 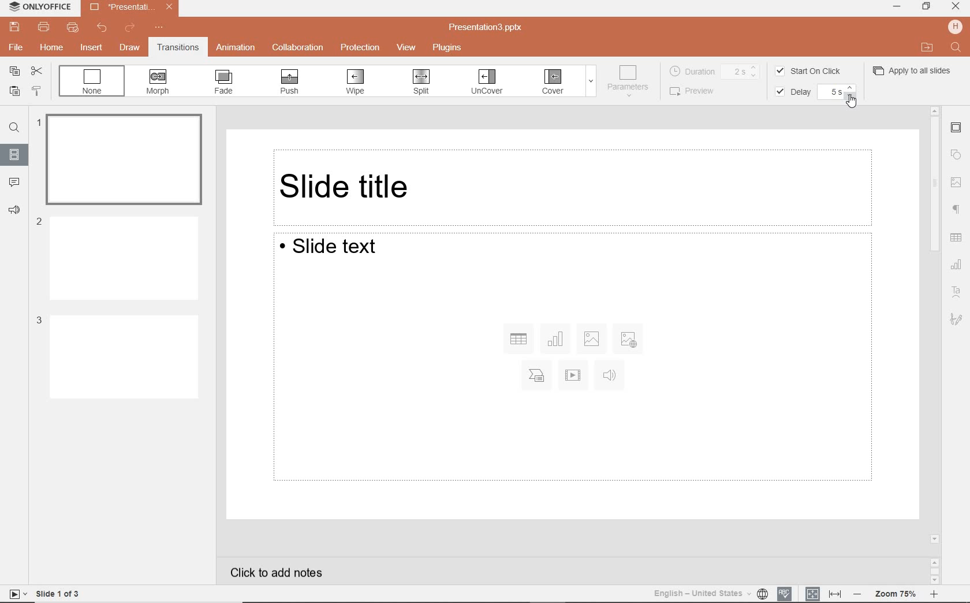 What do you see at coordinates (784, 594) in the screenshot?
I see `spell checking` at bounding box center [784, 594].